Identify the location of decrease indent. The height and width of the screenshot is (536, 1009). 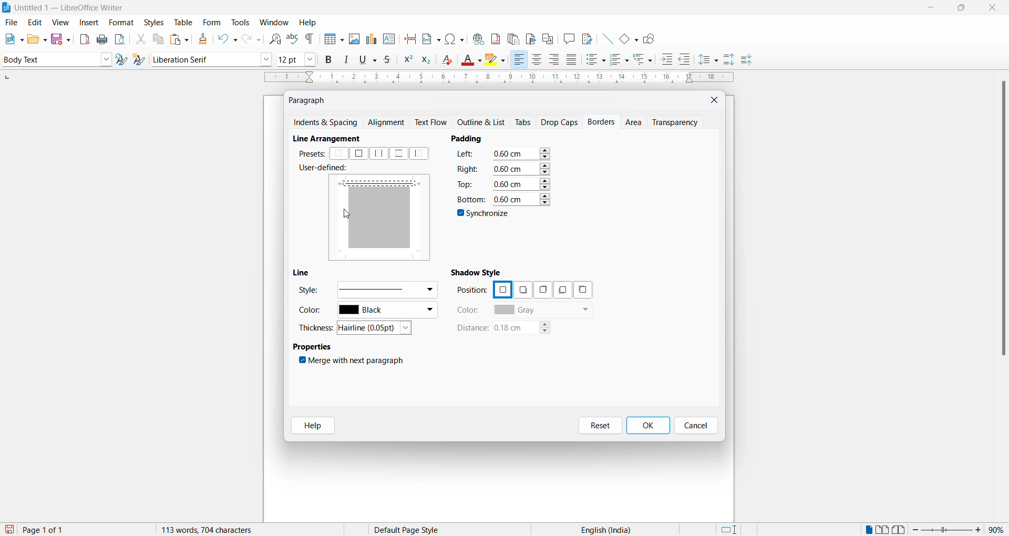
(688, 60).